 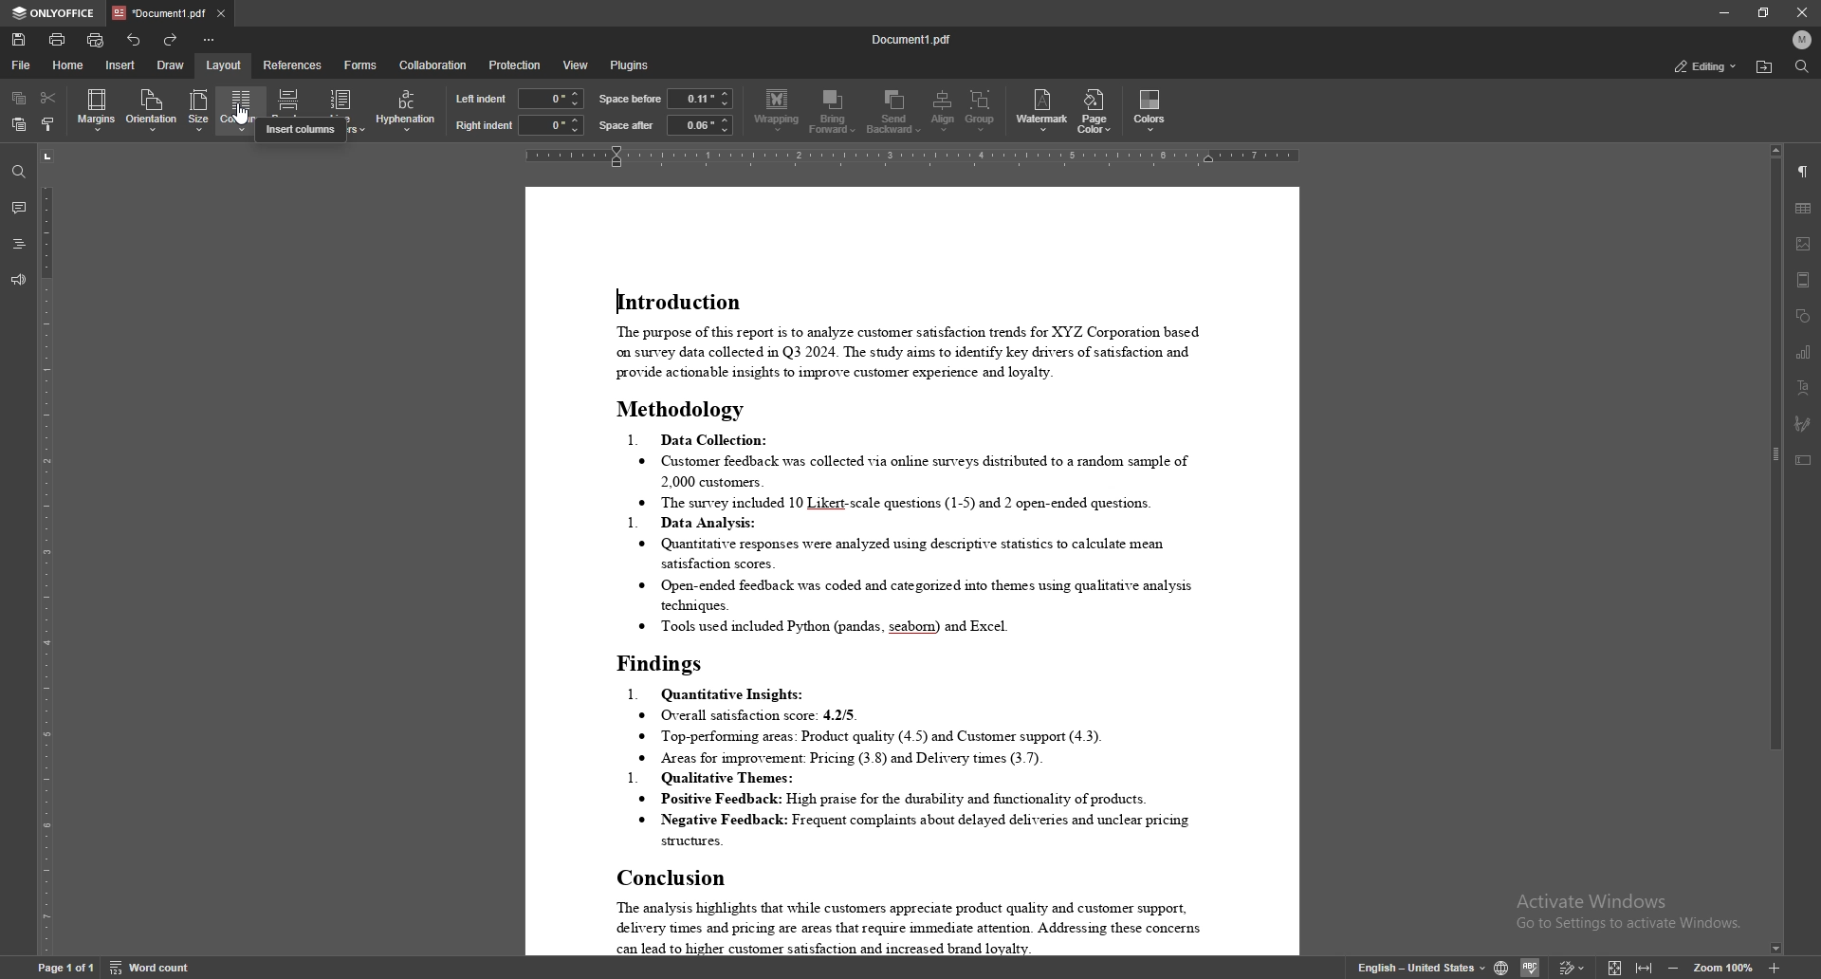 I want to click on spell check, so click(x=1533, y=967).